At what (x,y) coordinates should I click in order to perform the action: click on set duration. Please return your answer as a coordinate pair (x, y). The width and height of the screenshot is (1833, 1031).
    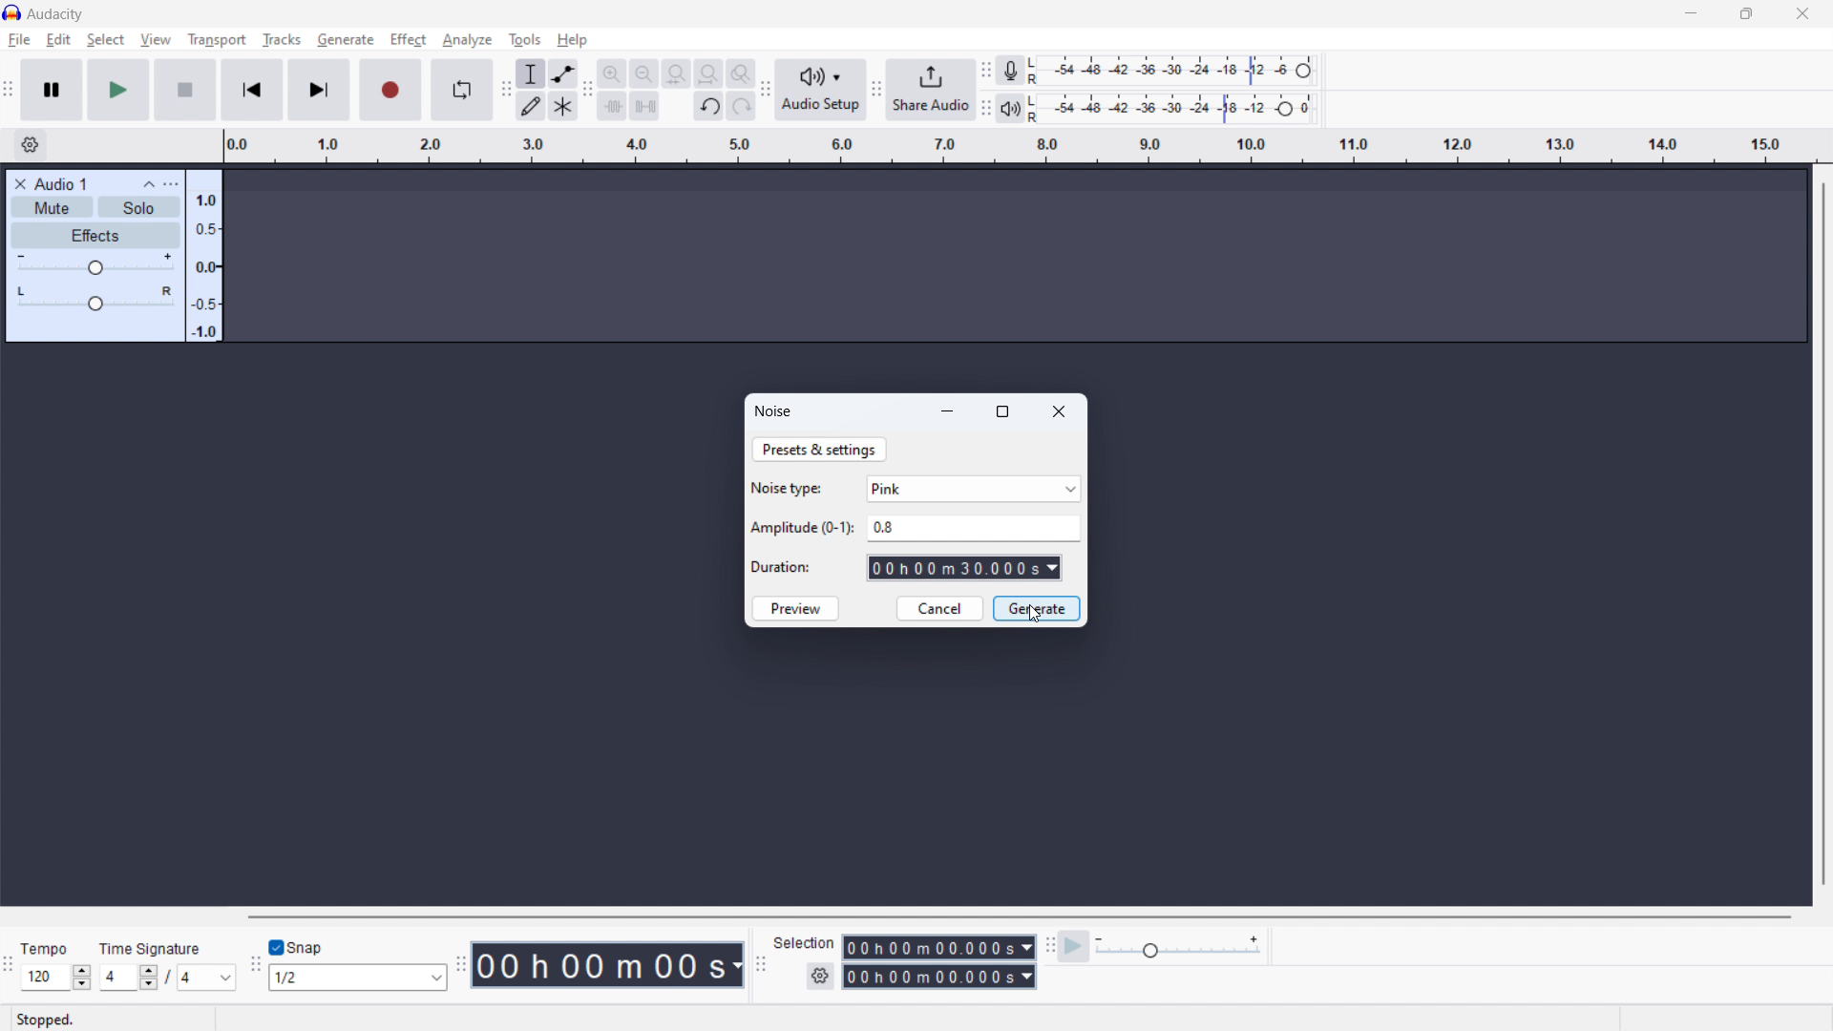
    Looking at the image, I should click on (965, 571).